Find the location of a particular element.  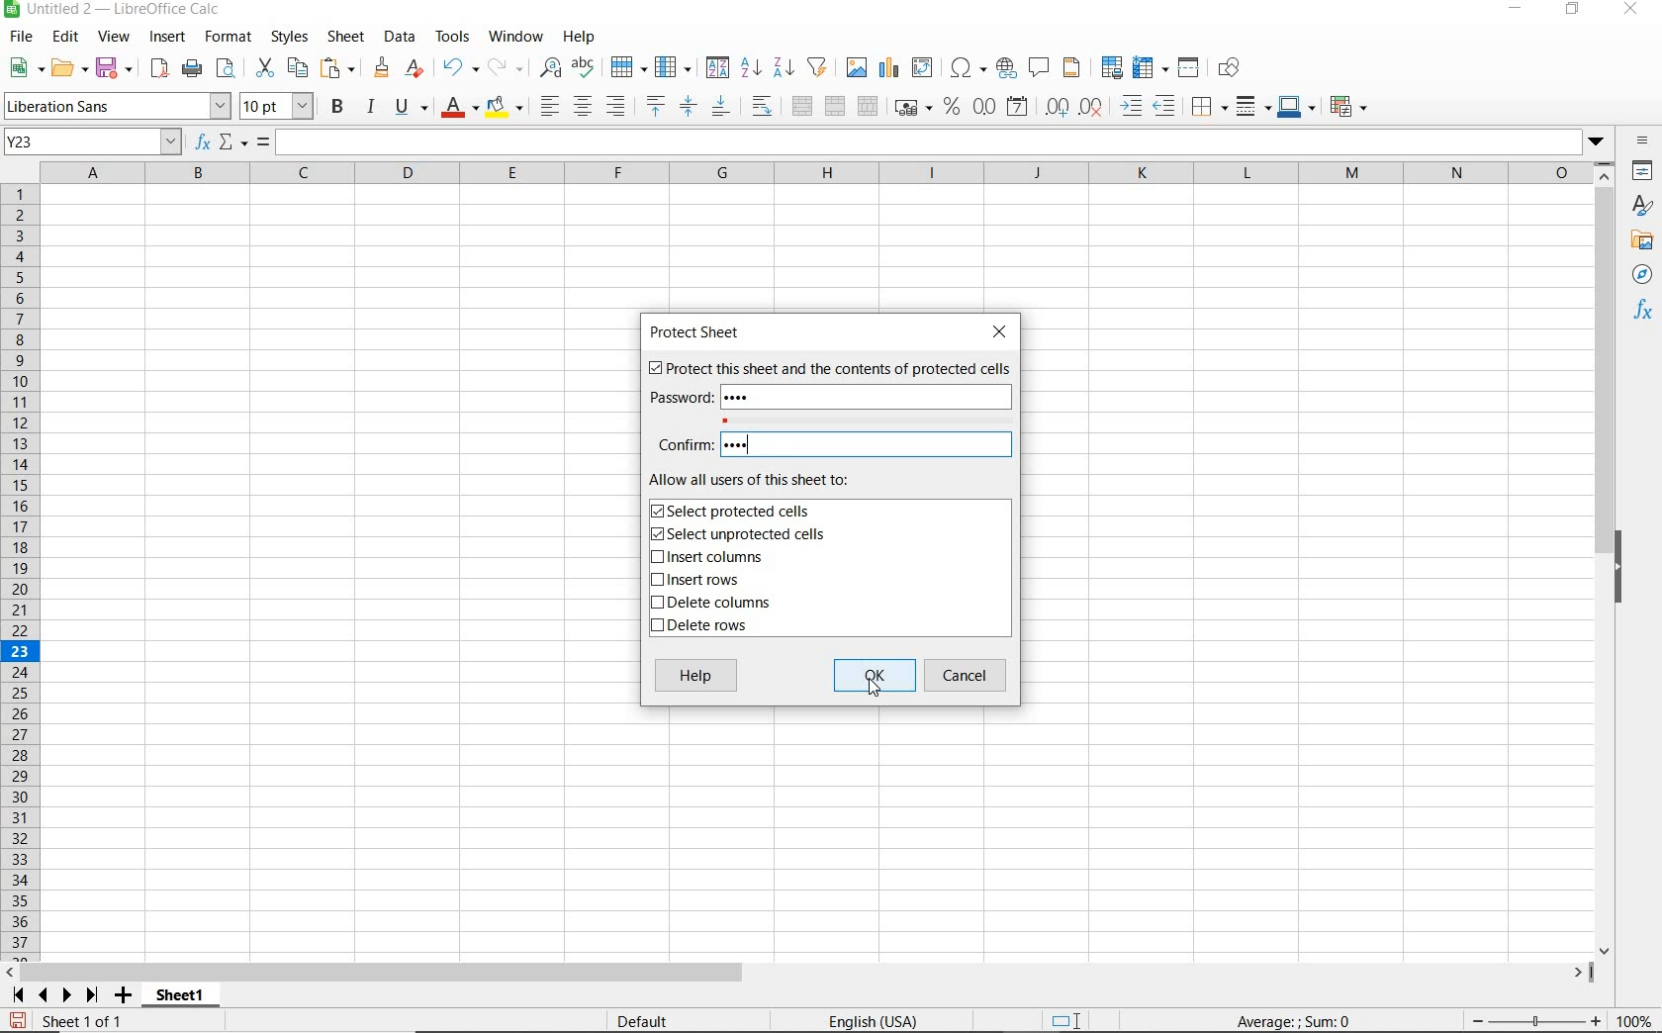

MERGE AND CENTER OR UNMERGE CELLS is located at coordinates (801, 106).